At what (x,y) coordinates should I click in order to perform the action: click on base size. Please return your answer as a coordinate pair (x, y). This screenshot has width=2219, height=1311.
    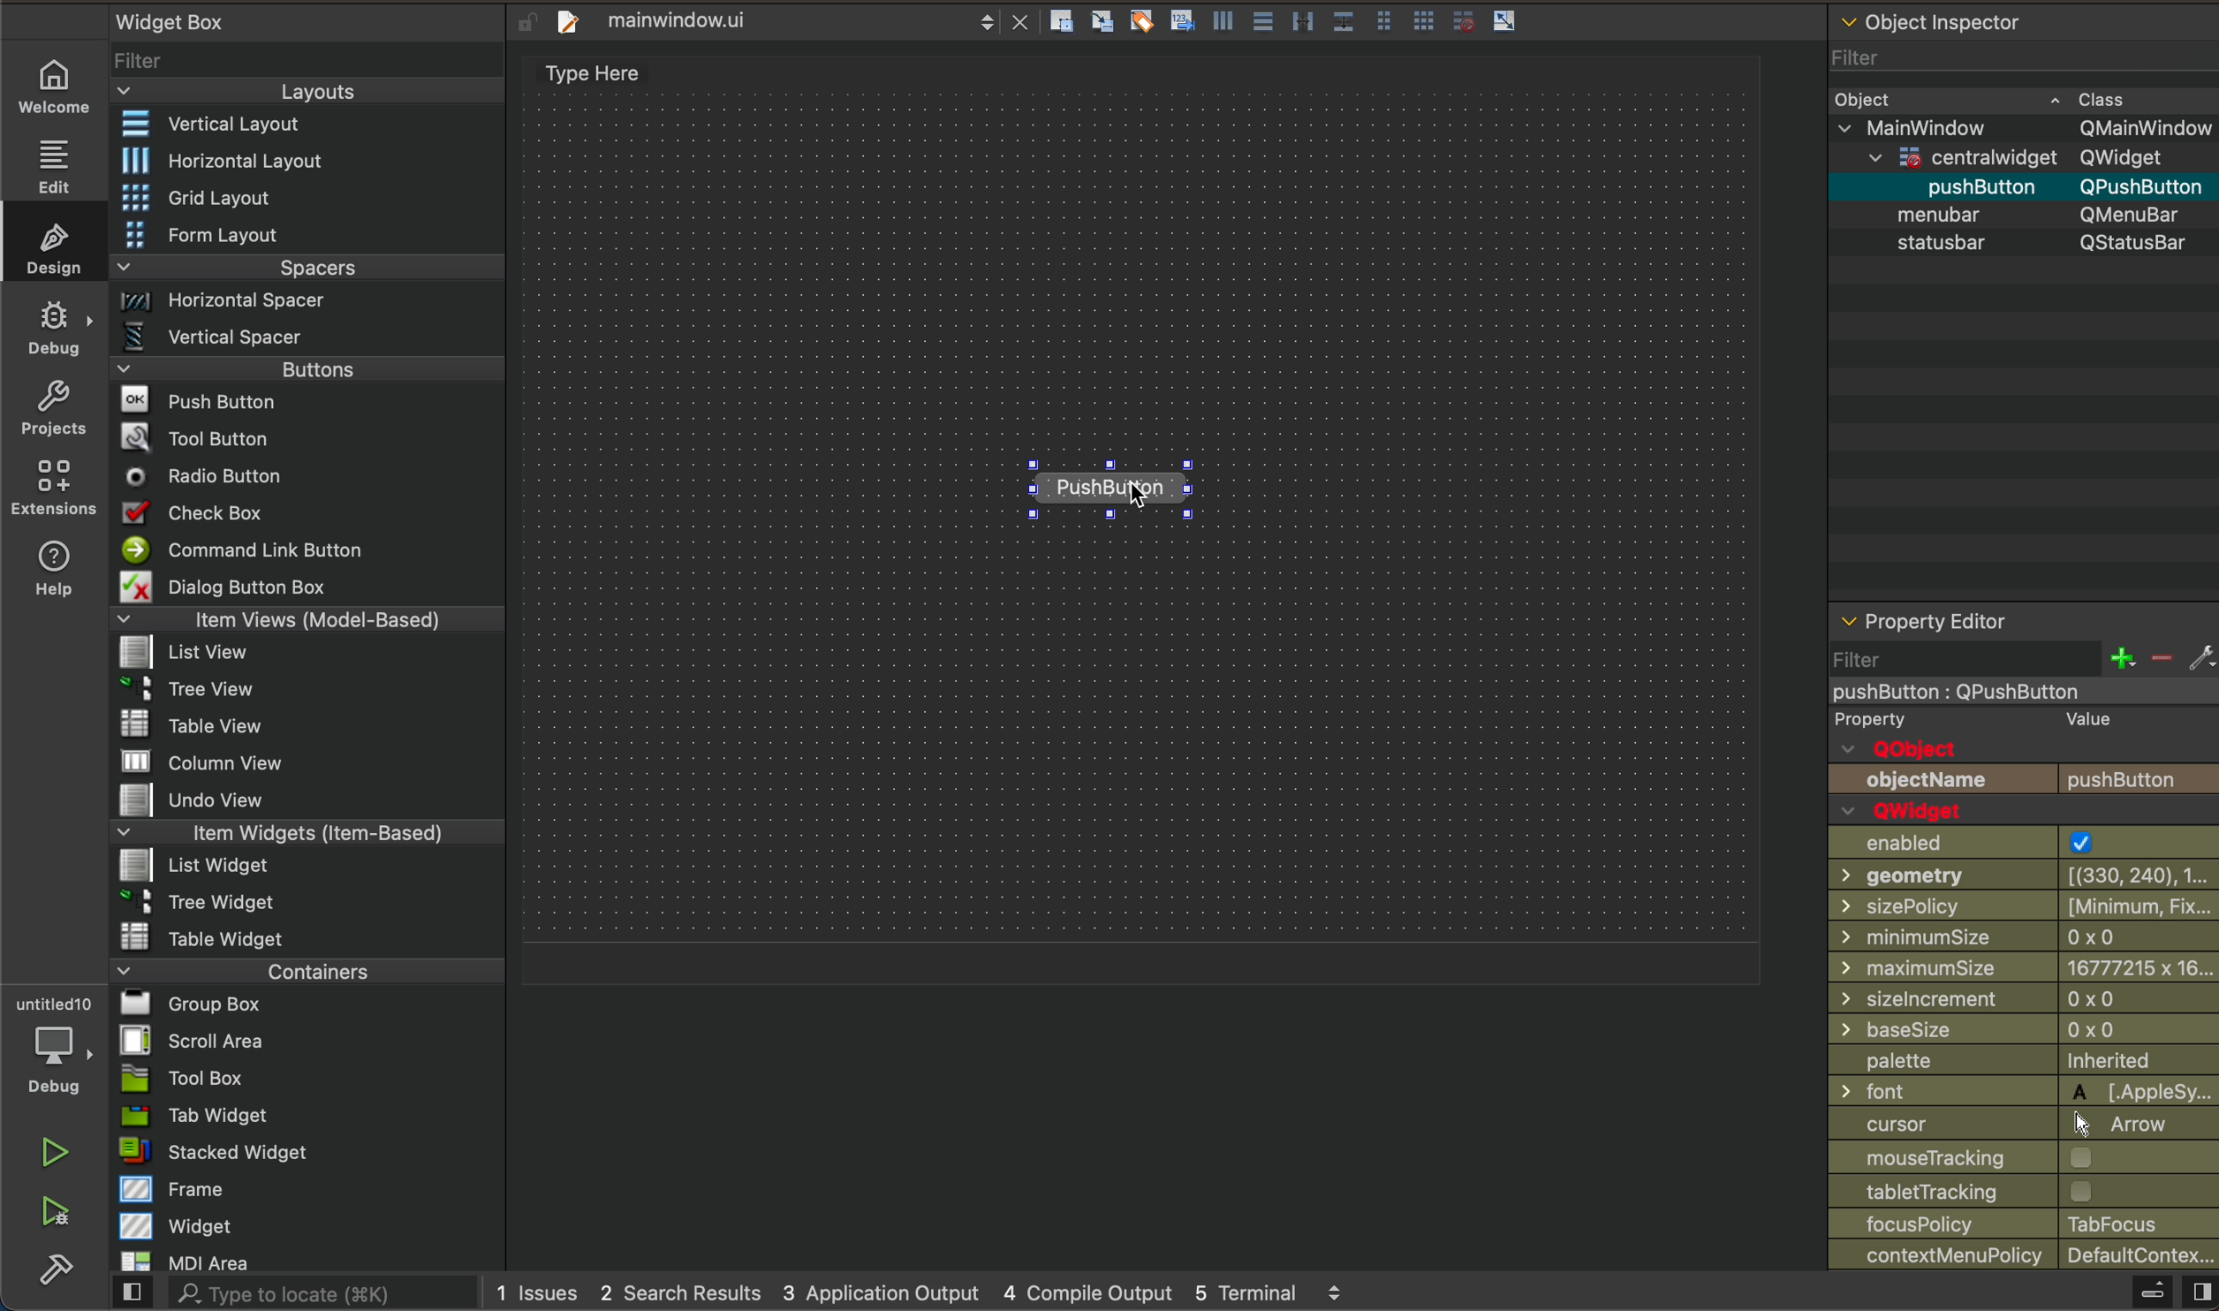
    Looking at the image, I should click on (2022, 1028).